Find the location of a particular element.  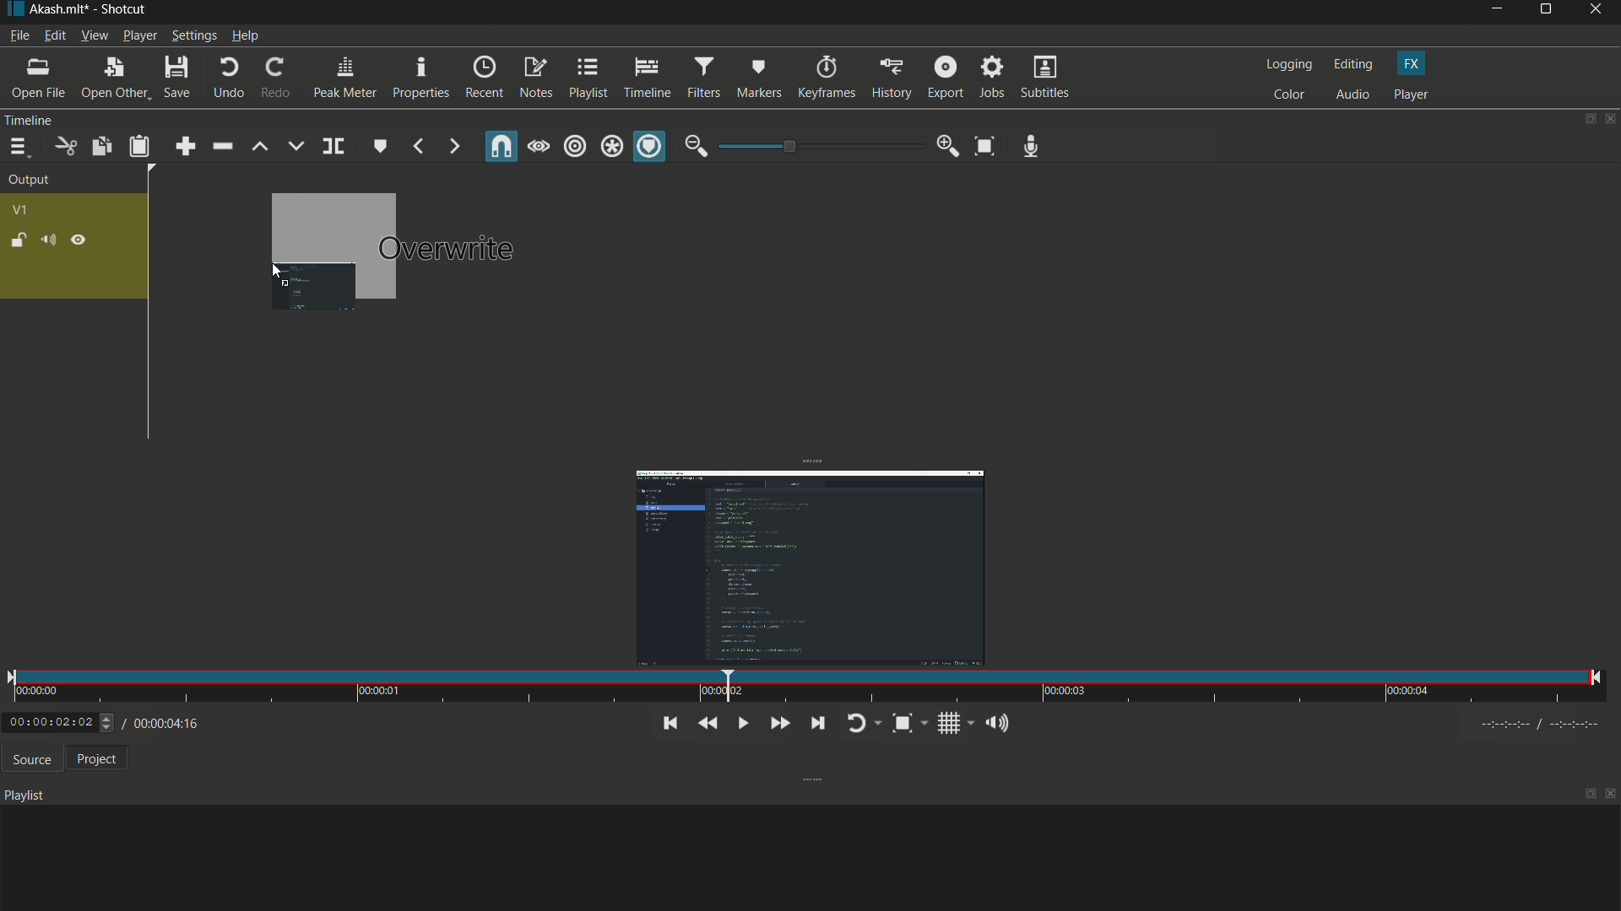

audio is located at coordinates (1353, 95).